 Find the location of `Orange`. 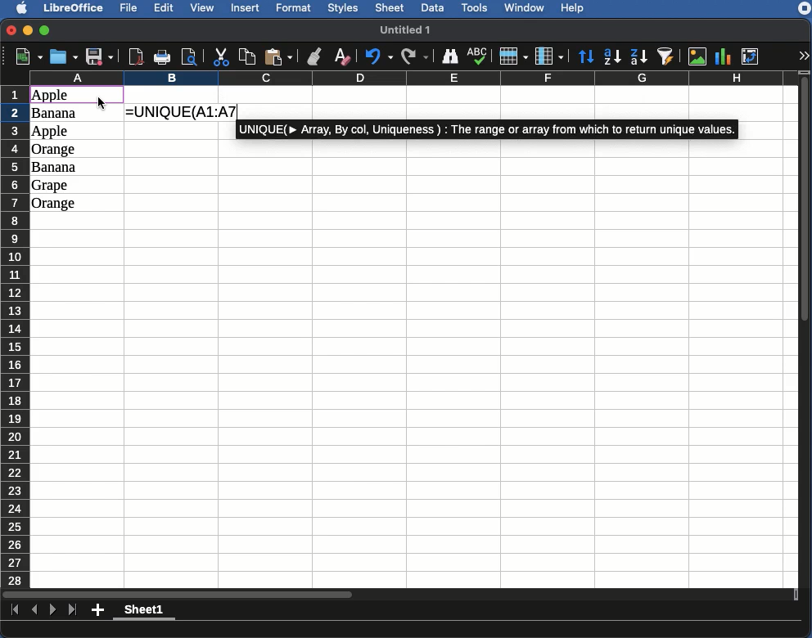

Orange is located at coordinates (54, 204).